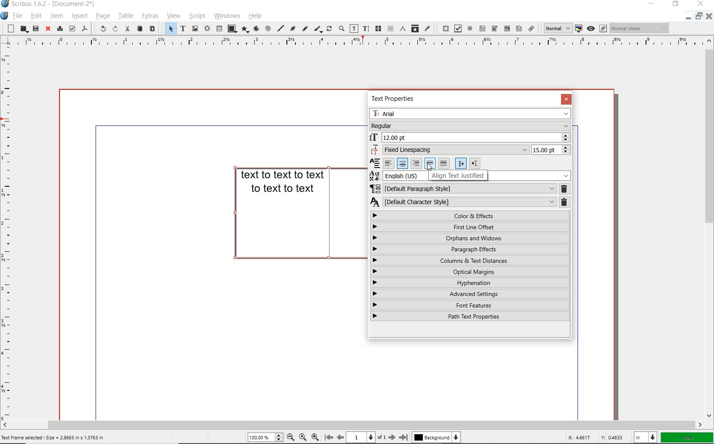 Image resolution: width=714 pixels, height=444 pixels. I want to click on LINE SPACING MODE, so click(448, 150).